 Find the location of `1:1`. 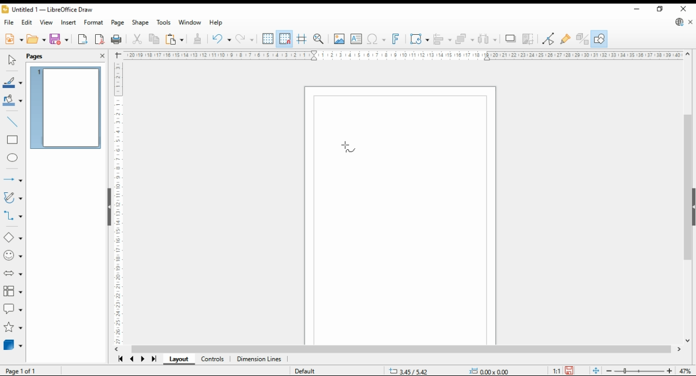

1:1 is located at coordinates (556, 371).